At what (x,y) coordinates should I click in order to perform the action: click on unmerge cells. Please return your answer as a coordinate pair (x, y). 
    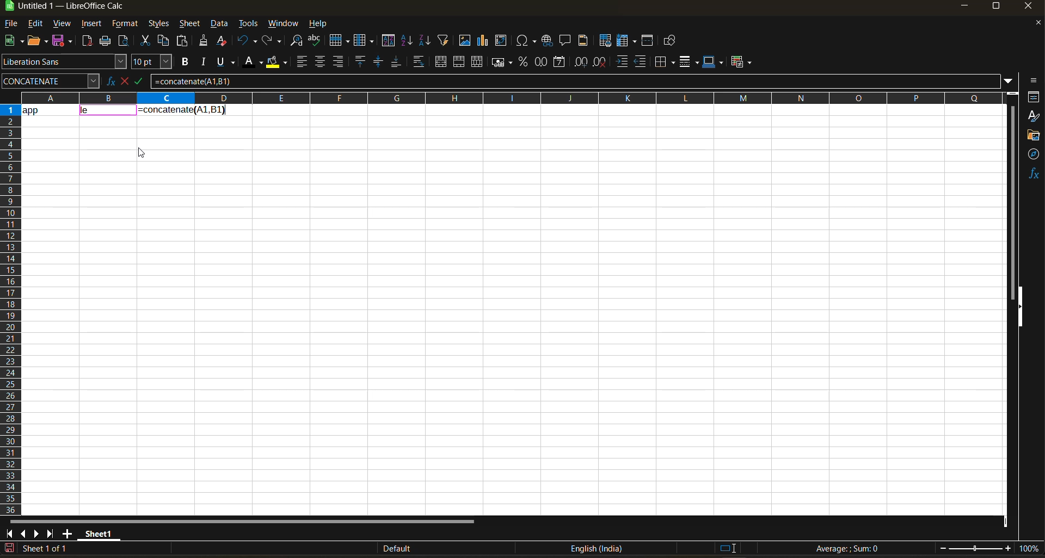
    Looking at the image, I should click on (478, 62).